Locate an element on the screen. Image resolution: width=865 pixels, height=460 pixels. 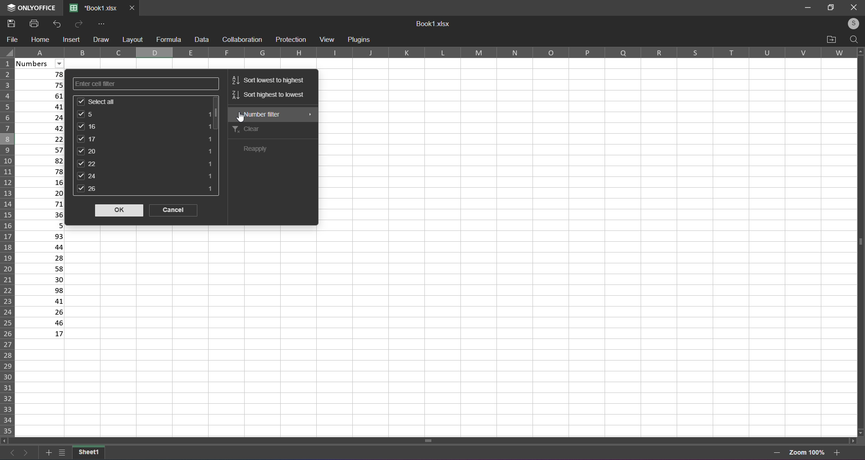
57 is located at coordinates (43, 149).